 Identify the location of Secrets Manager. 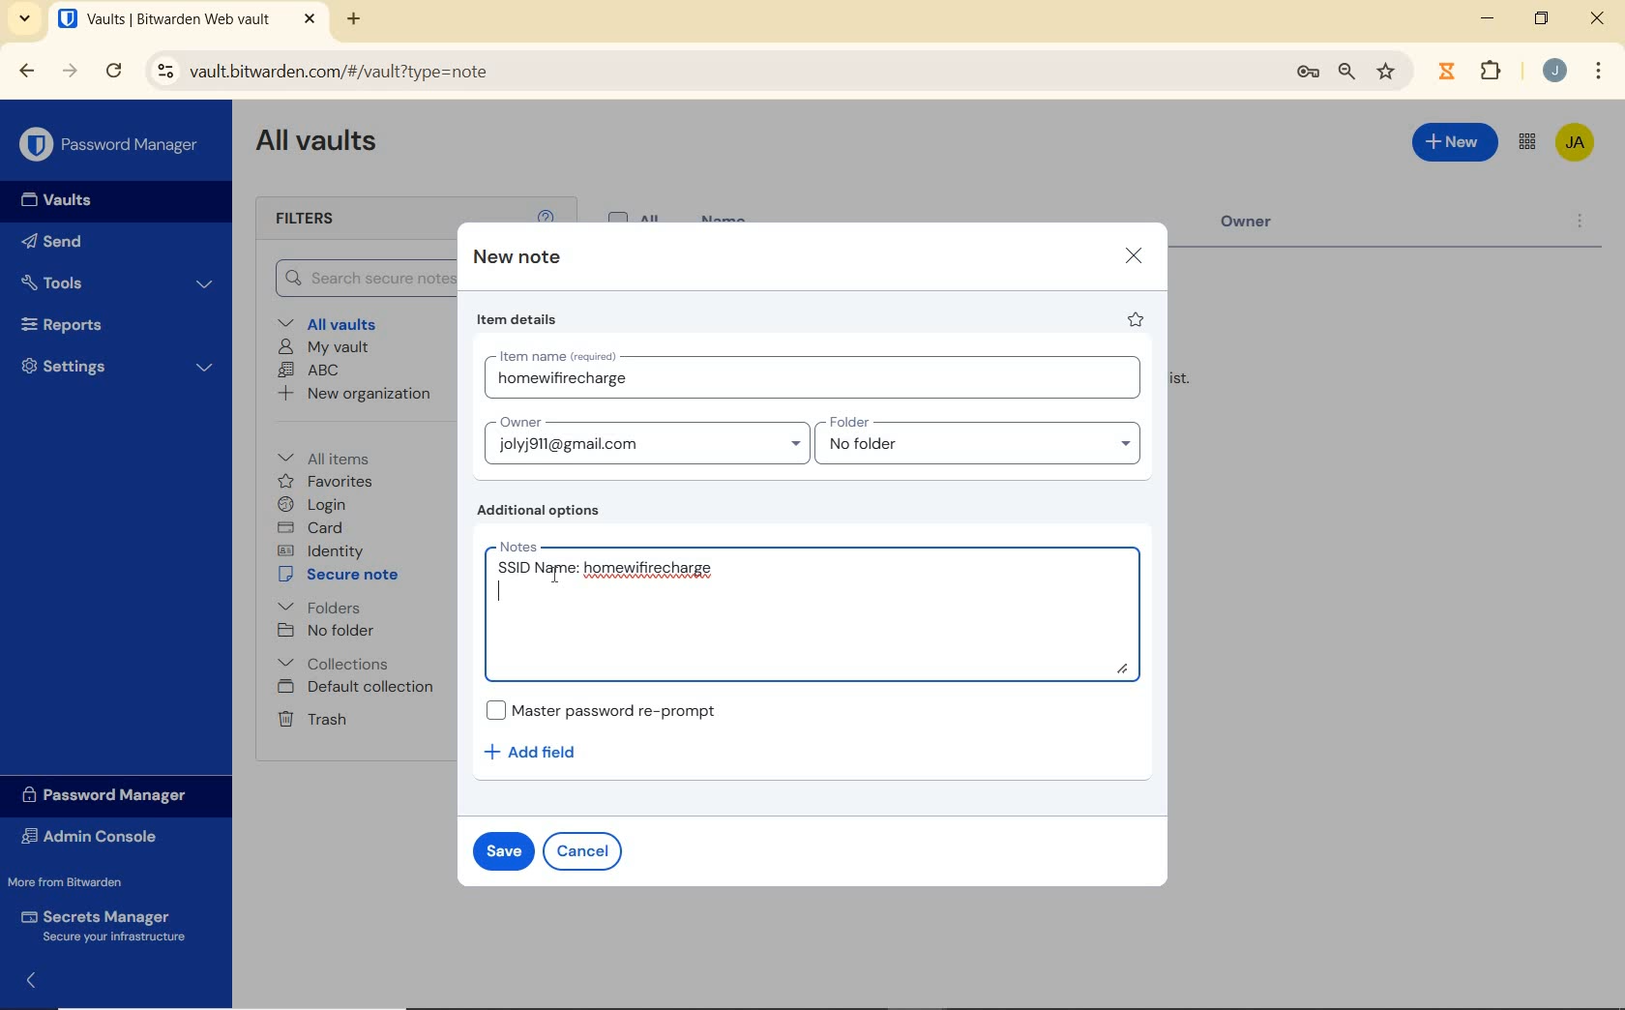
(108, 925).